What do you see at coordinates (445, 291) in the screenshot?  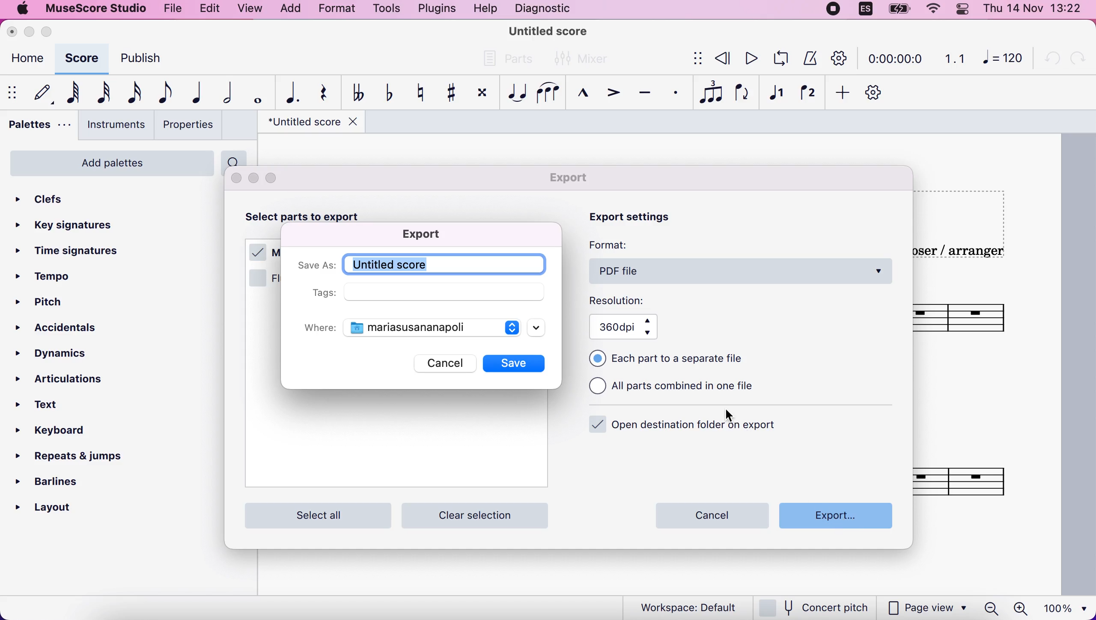 I see `empty field` at bounding box center [445, 291].